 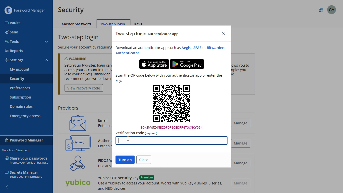 What do you see at coordinates (21, 107) in the screenshot?
I see `domain rules` at bounding box center [21, 107].